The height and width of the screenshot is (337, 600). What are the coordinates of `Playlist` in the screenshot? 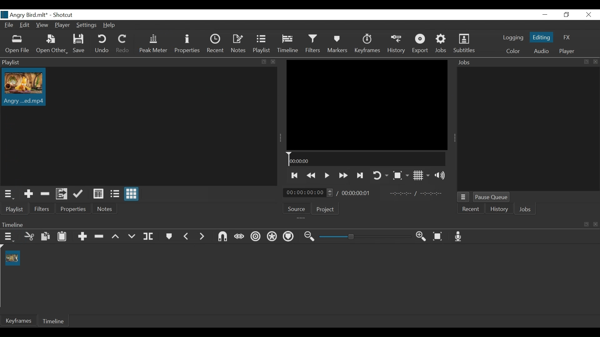 It's located at (263, 44).